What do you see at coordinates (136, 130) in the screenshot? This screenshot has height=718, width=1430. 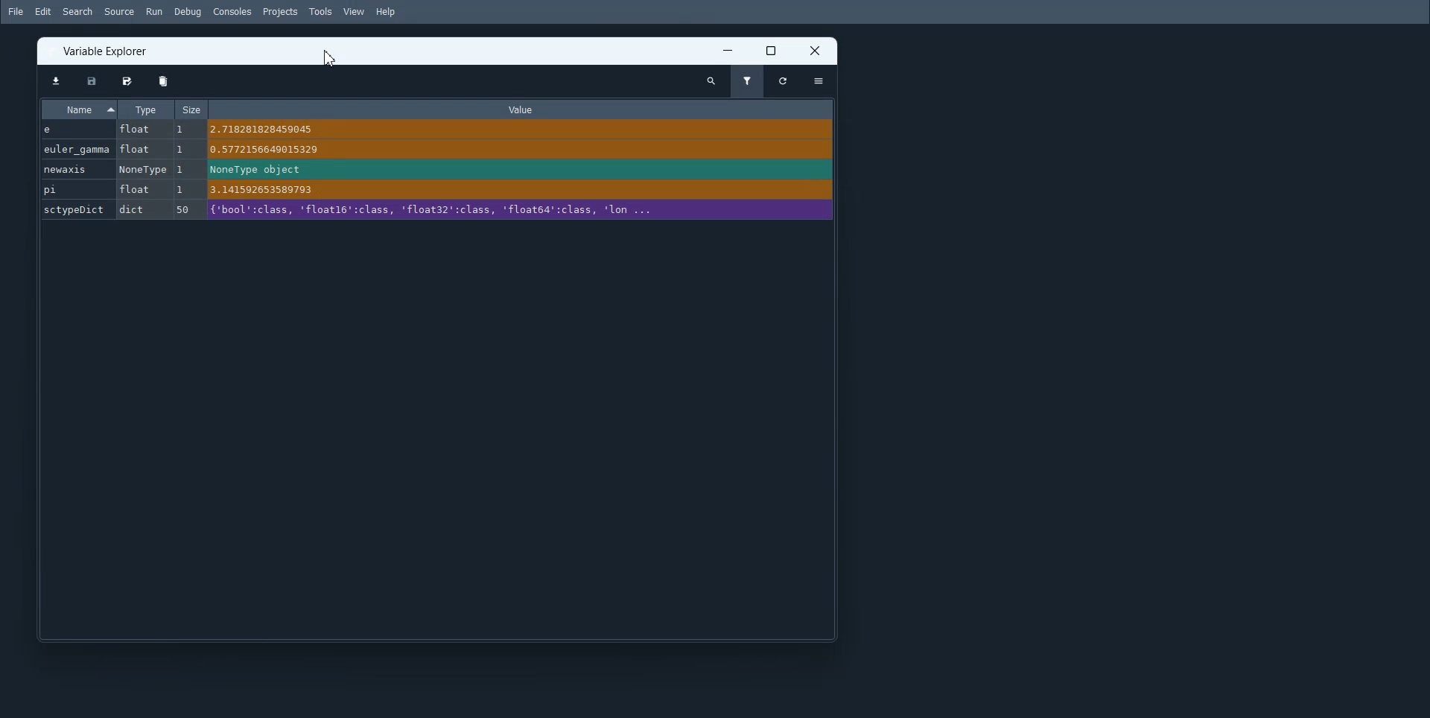 I see `float` at bounding box center [136, 130].